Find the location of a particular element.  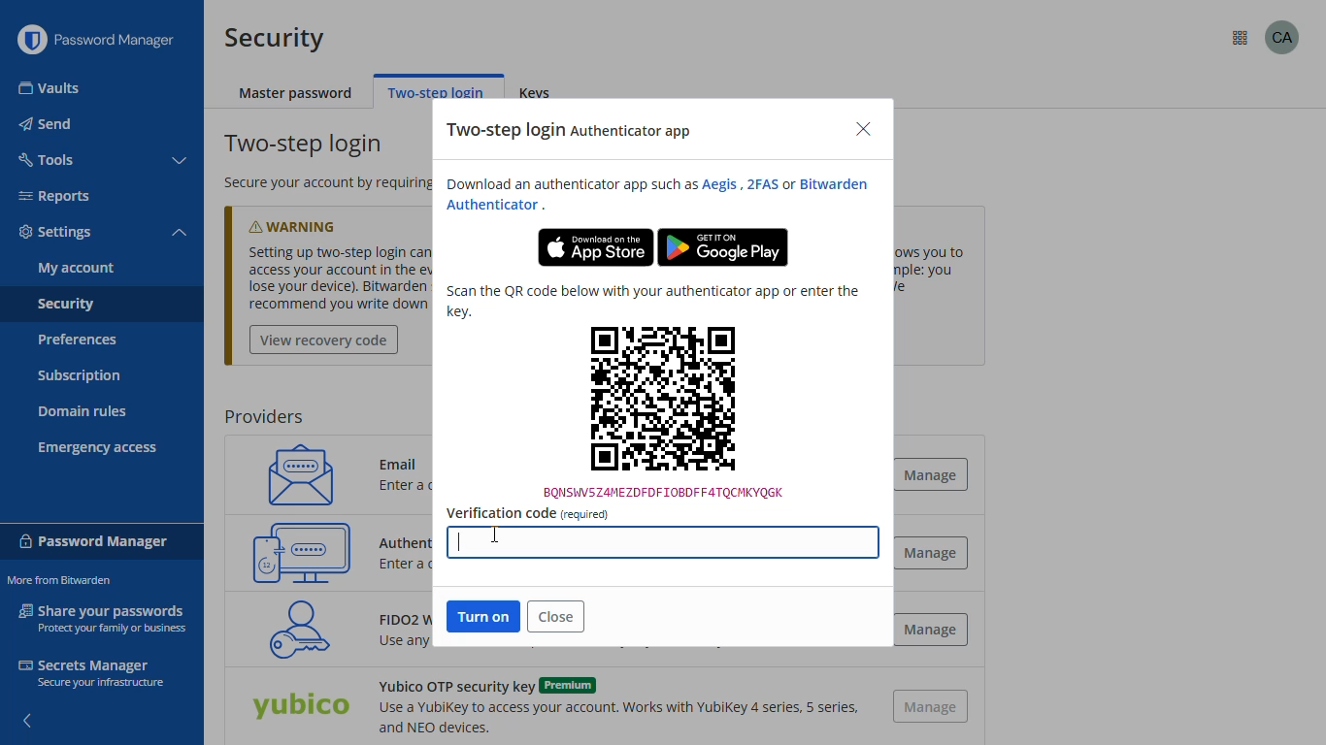

download on the app store is located at coordinates (595, 247).